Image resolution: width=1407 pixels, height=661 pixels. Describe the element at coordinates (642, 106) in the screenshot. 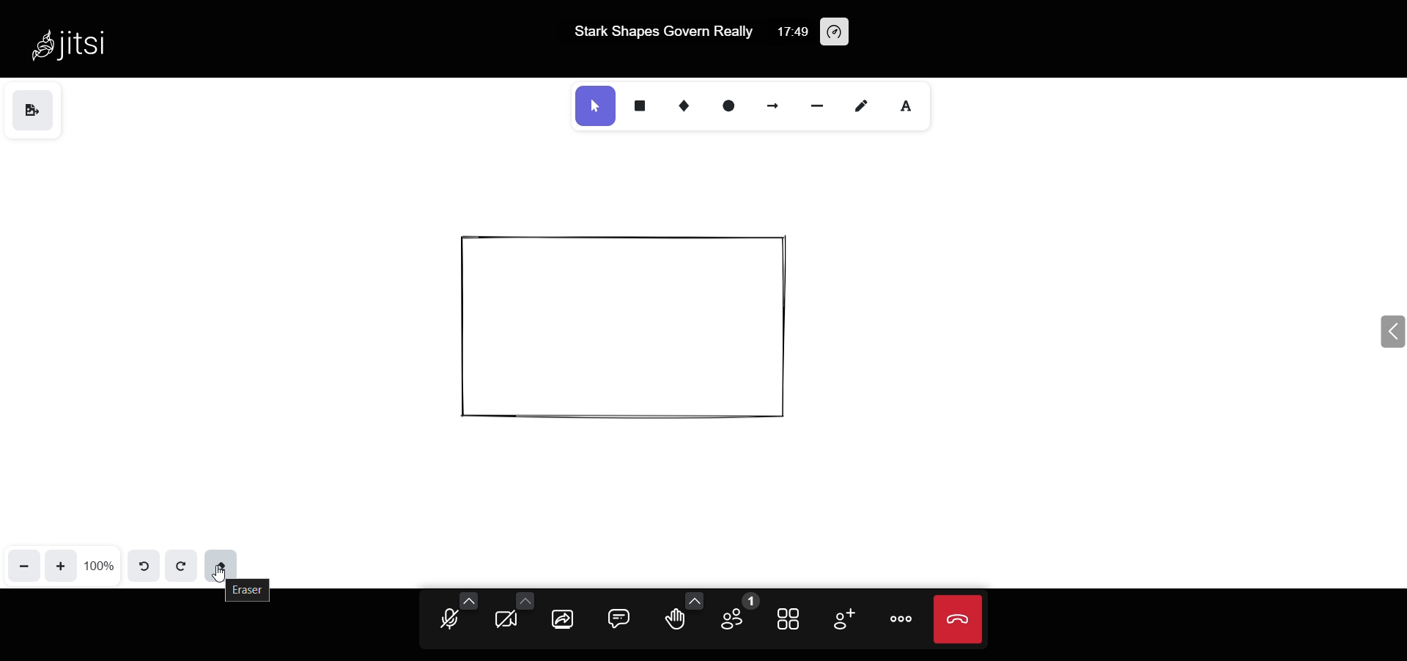

I see `rectangle` at that location.